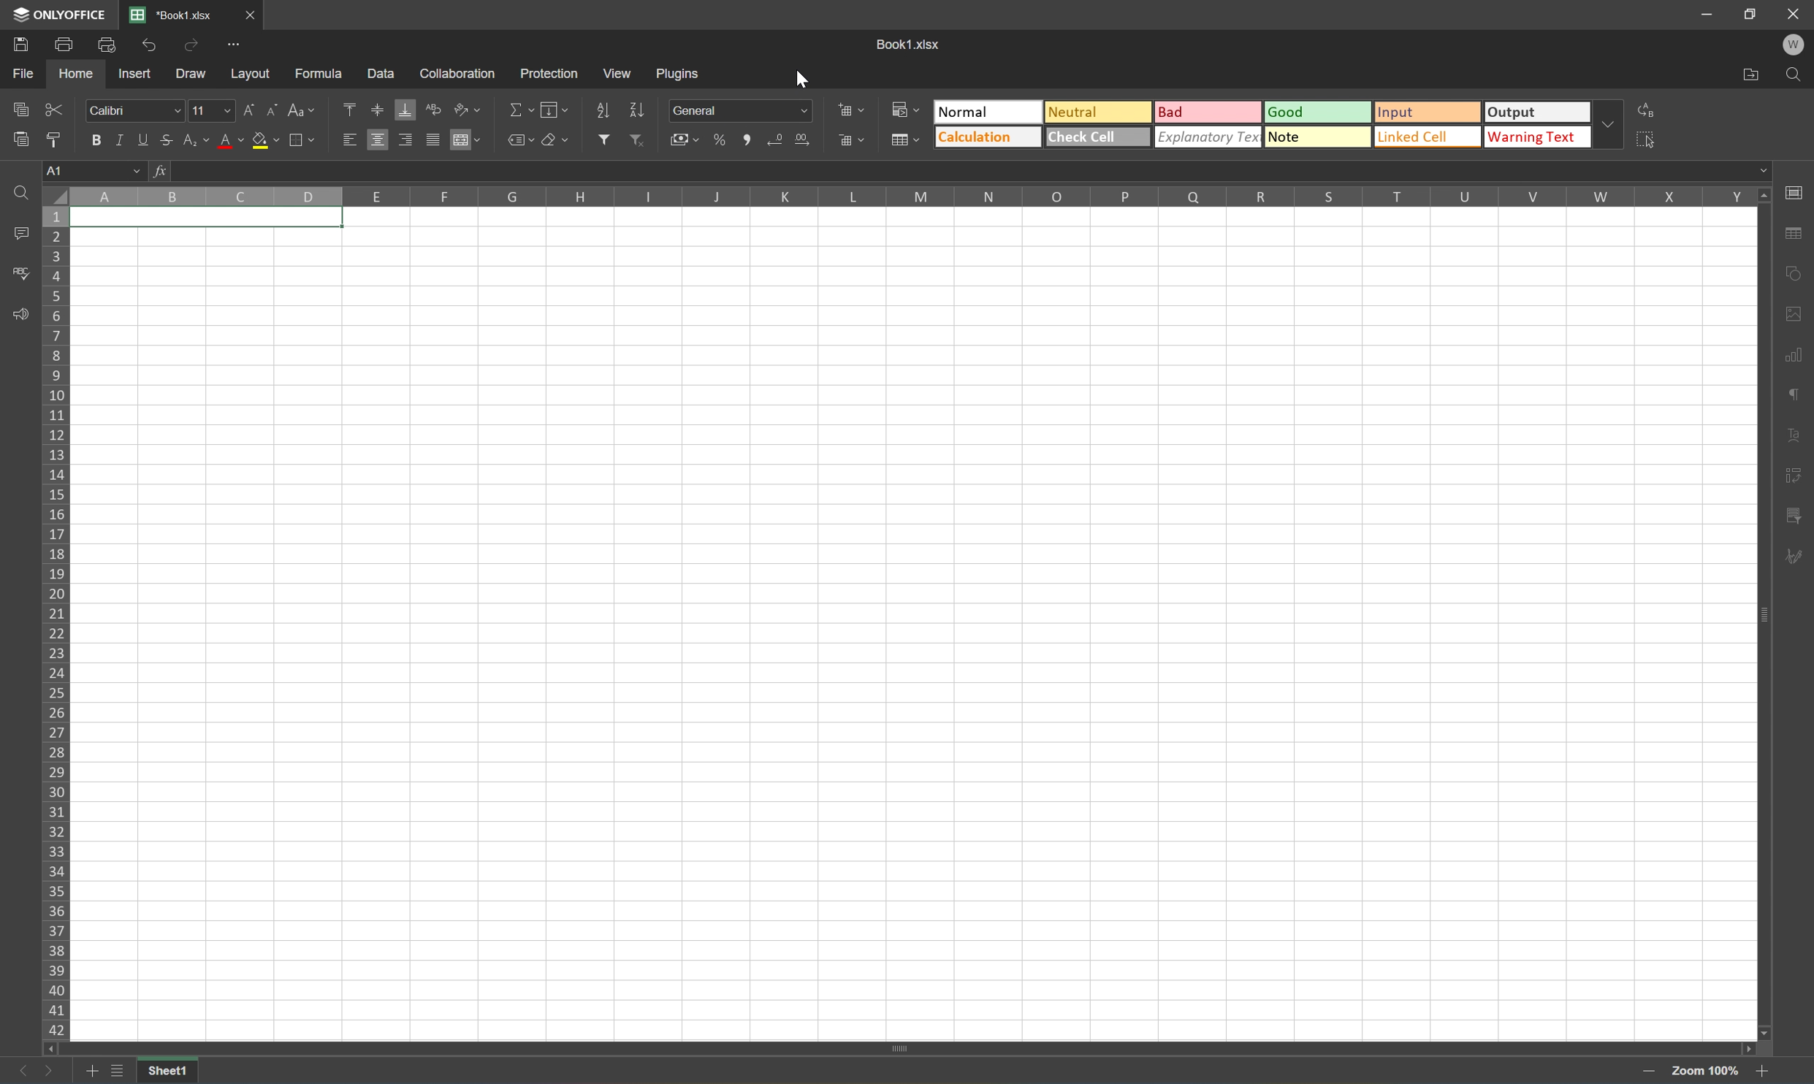 The width and height of the screenshot is (1814, 1084). I want to click on Slicer settings, so click(1794, 477).